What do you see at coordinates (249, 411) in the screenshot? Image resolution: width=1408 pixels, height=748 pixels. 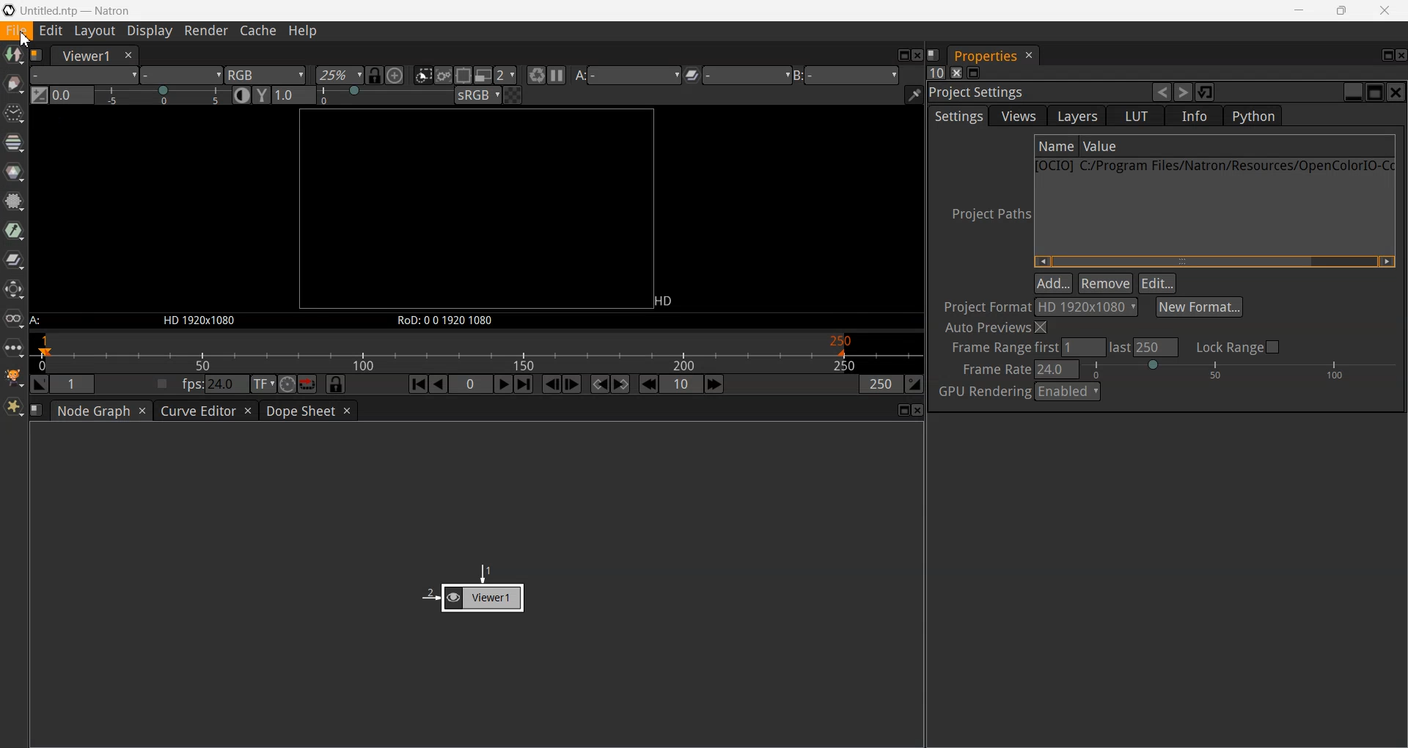 I see `Close curve editor` at bounding box center [249, 411].